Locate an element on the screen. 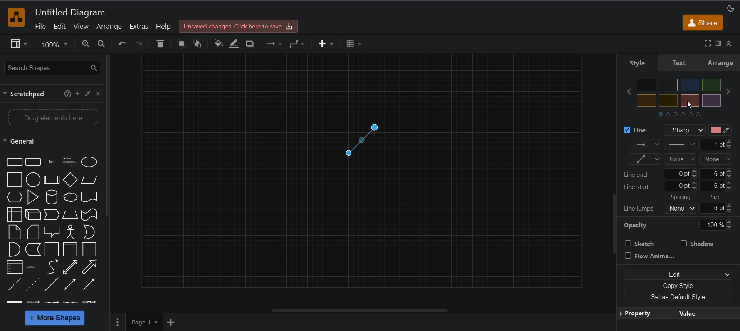 The height and width of the screenshot is (331, 740). connection is located at coordinates (273, 43).